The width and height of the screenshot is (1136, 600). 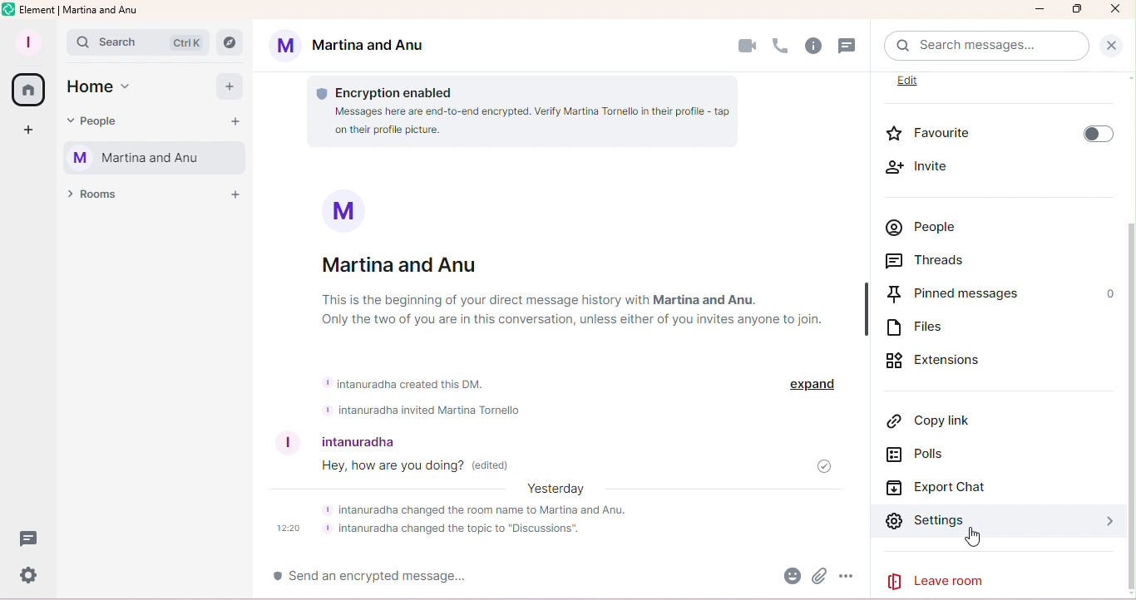 What do you see at coordinates (980, 361) in the screenshot?
I see `Extensions` at bounding box center [980, 361].